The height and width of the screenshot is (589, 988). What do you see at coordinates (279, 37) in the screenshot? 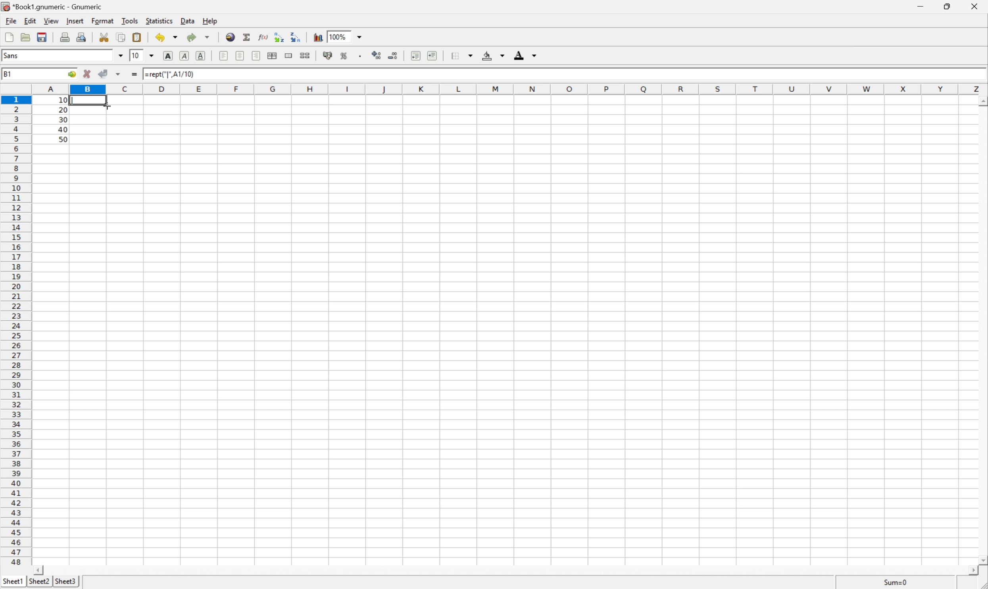
I see `Sort the selected region in ascending order based on the first column selected` at bounding box center [279, 37].